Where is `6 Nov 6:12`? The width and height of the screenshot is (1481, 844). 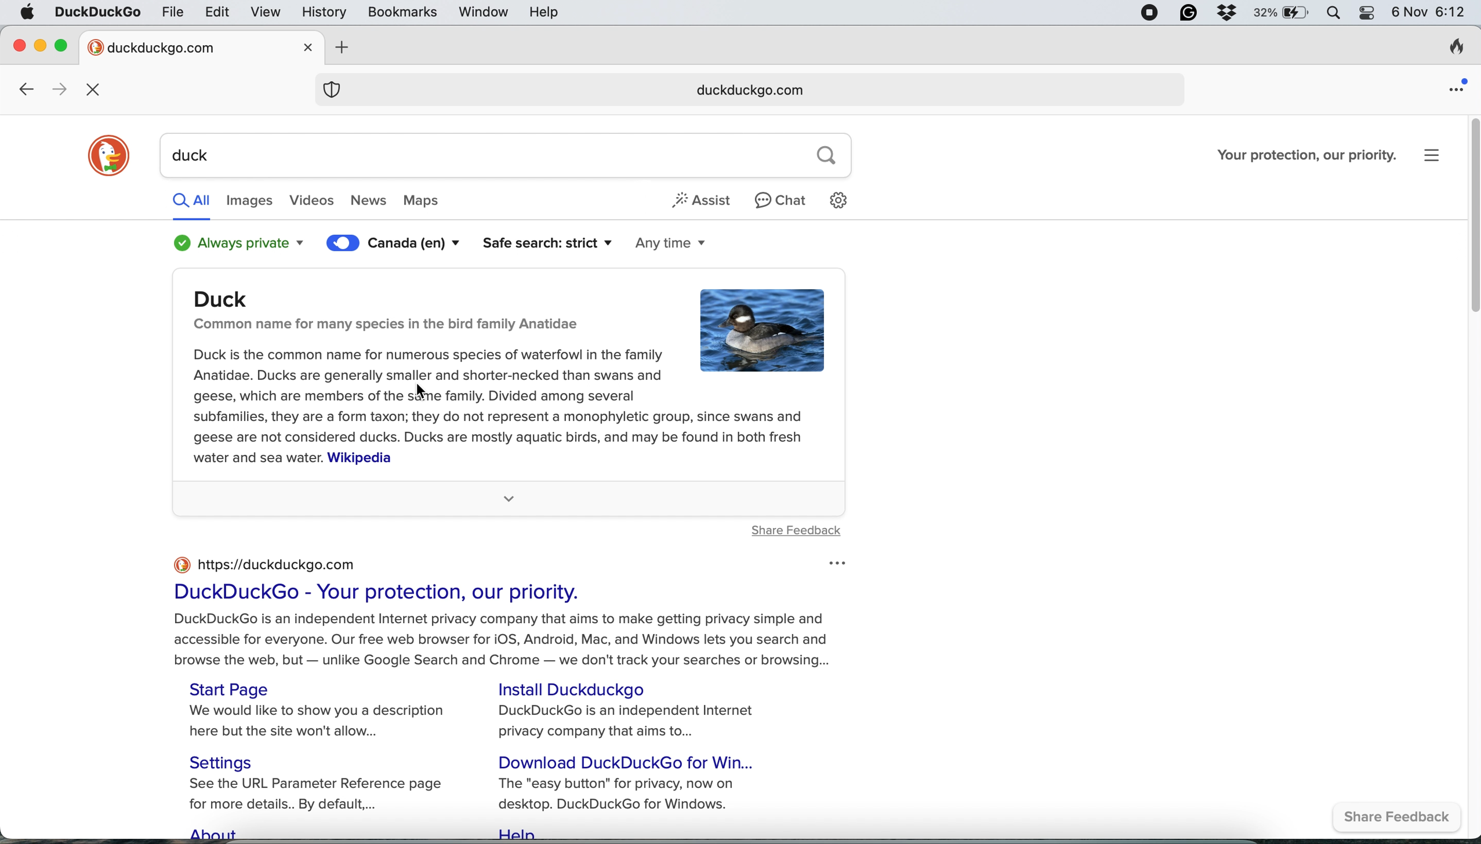
6 Nov 6:12 is located at coordinates (1428, 14).